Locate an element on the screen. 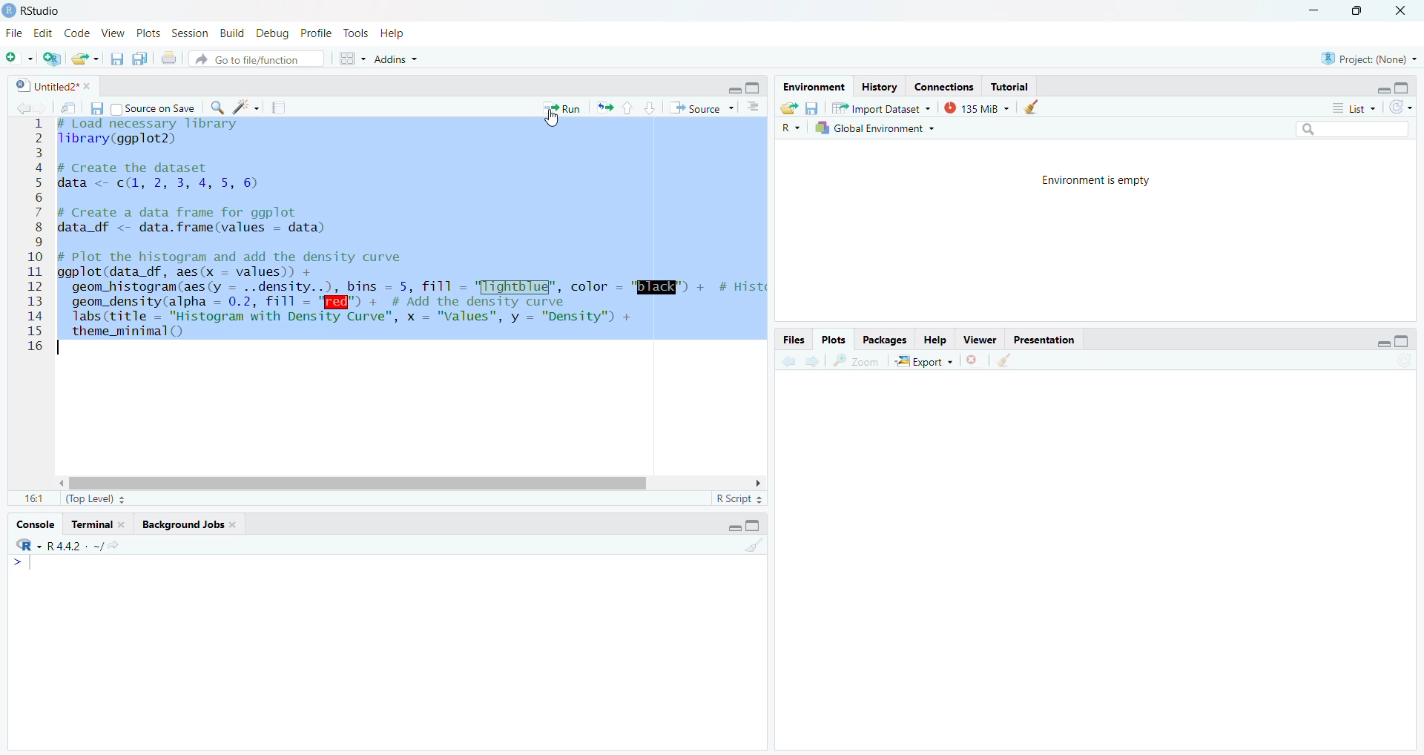  Untitled2* is located at coordinates (44, 84).